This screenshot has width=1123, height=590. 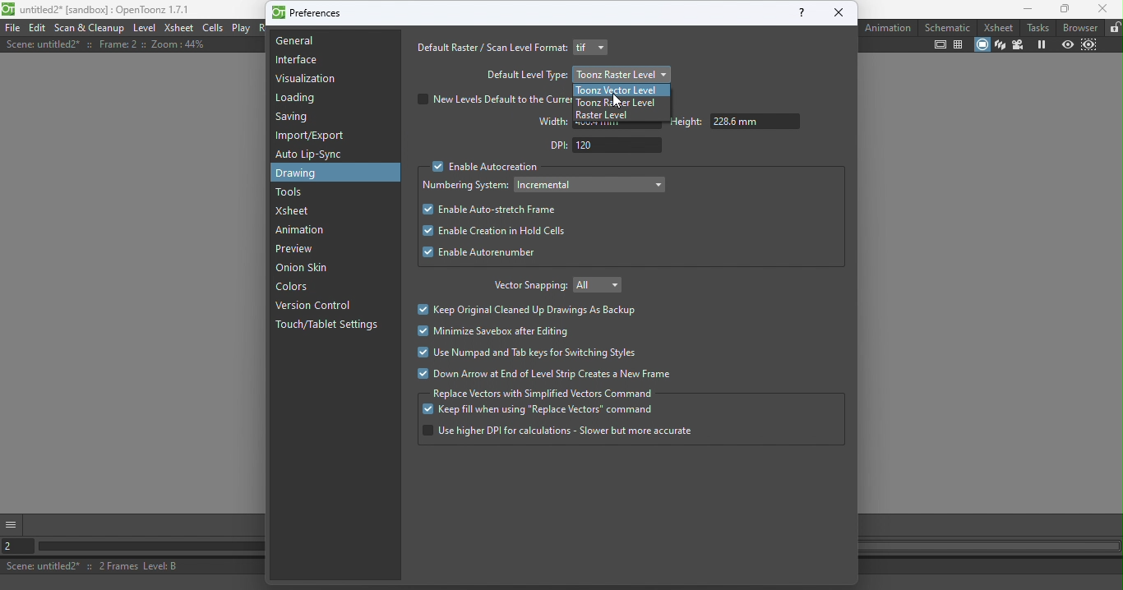 I want to click on Scene: untitled2* :: Frame: 2 i: Zoom: 44%, so click(x=106, y=44).